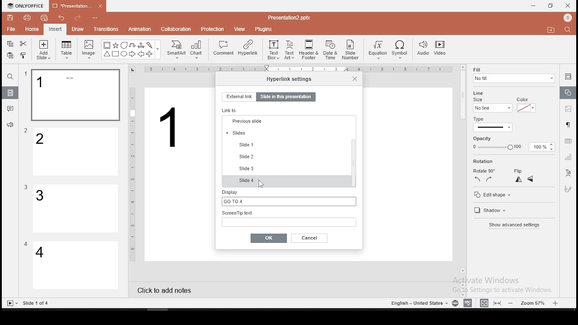 This screenshot has height=325, width=578. What do you see at coordinates (285, 121) in the screenshot?
I see `first slide` at bounding box center [285, 121].